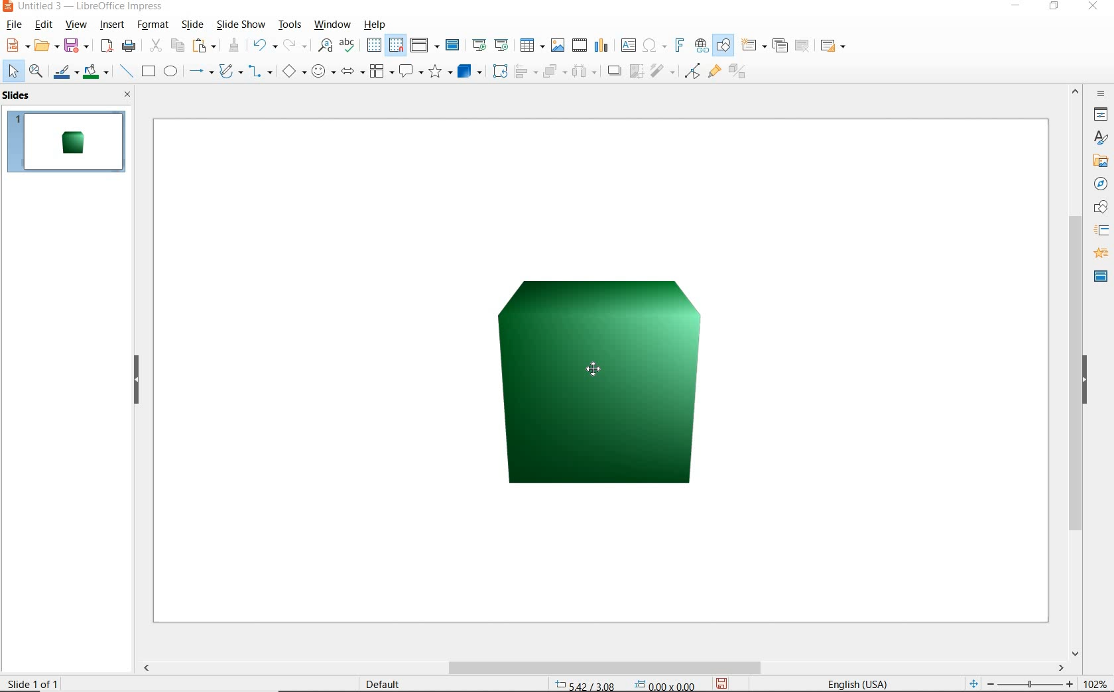  What do you see at coordinates (1099, 207) in the screenshot?
I see `SHAPES` at bounding box center [1099, 207].